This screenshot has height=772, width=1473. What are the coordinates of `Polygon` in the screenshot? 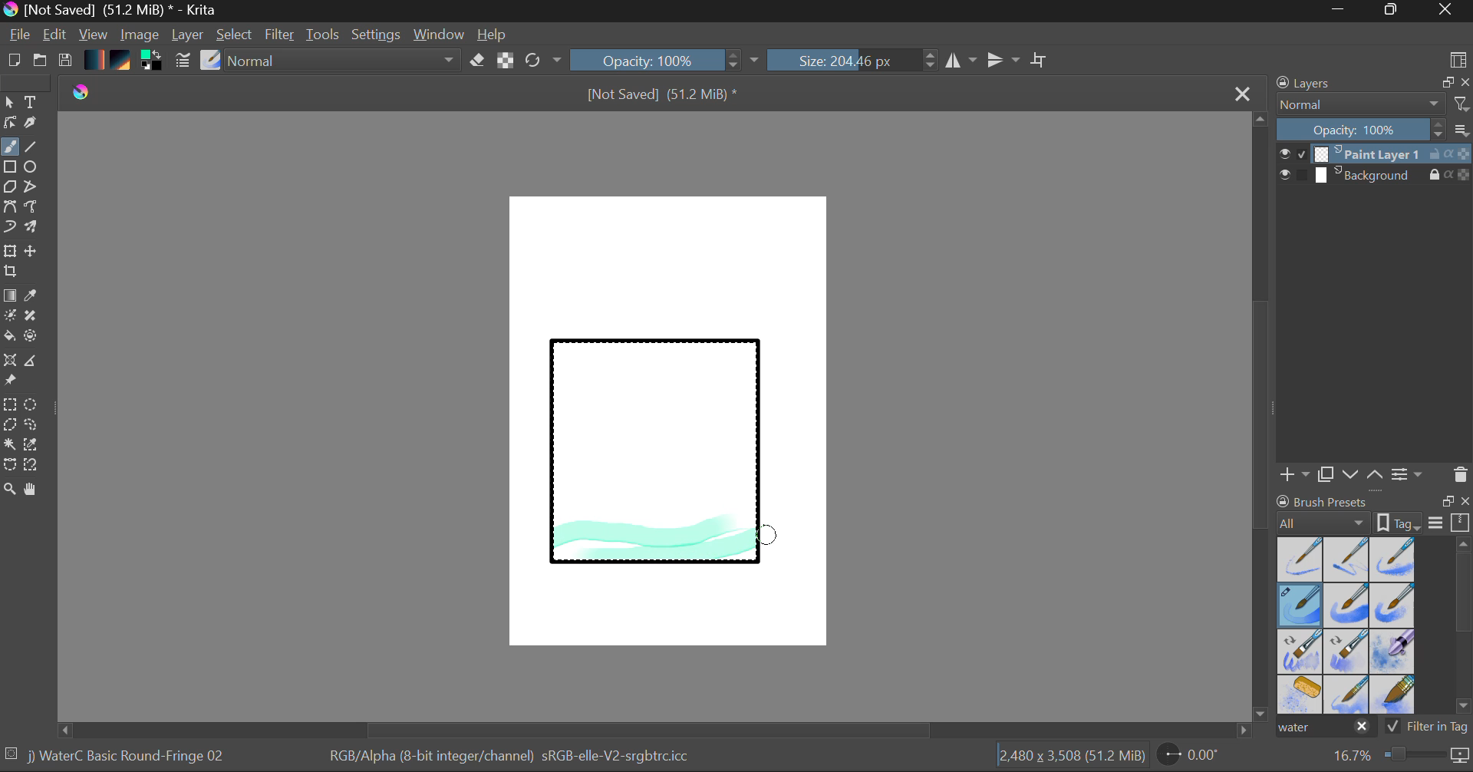 It's located at (9, 187).